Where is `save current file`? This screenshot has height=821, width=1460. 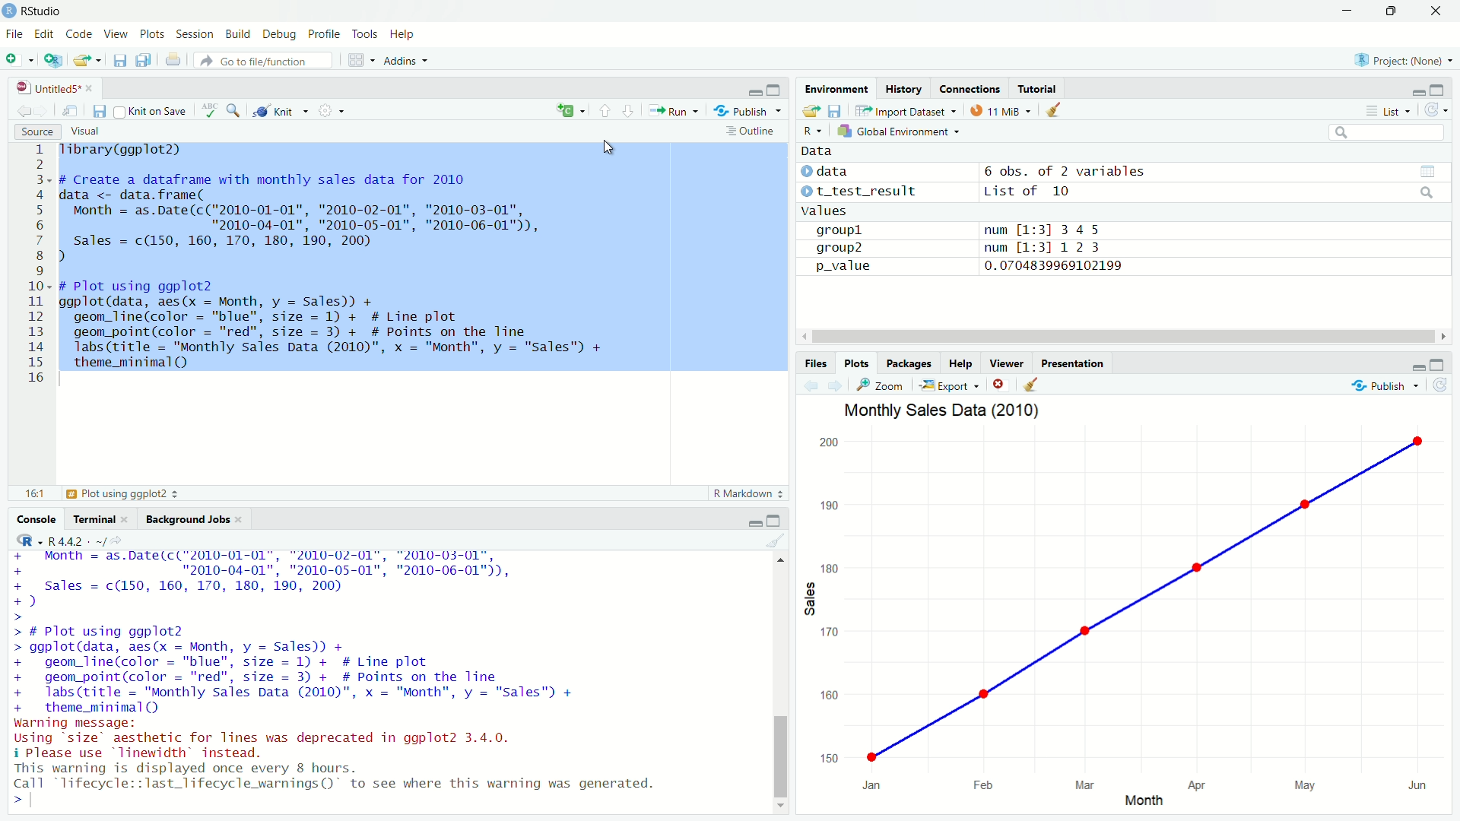 save current file is located at coordinates (120, 62).